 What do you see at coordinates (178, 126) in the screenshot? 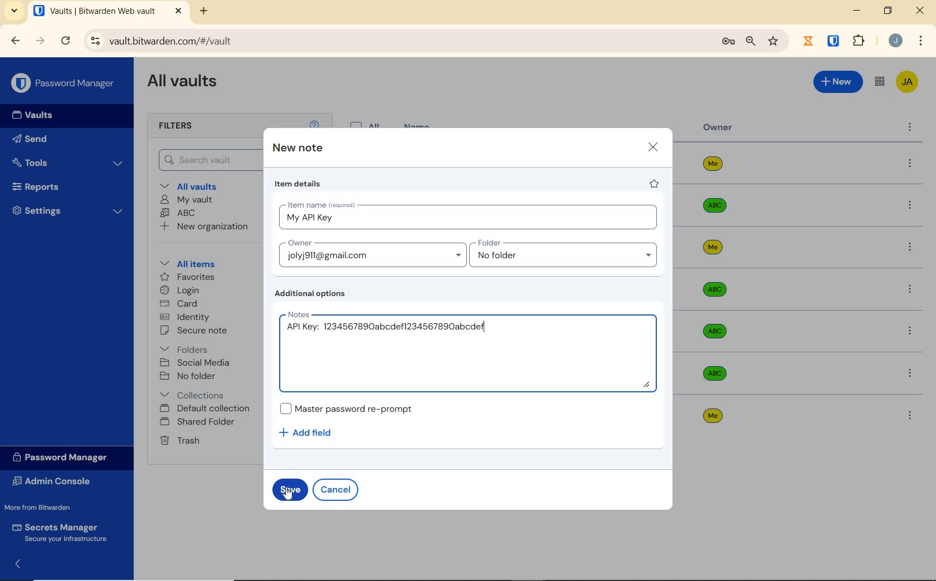
I see `Filters` at bounding box center [178, 126].